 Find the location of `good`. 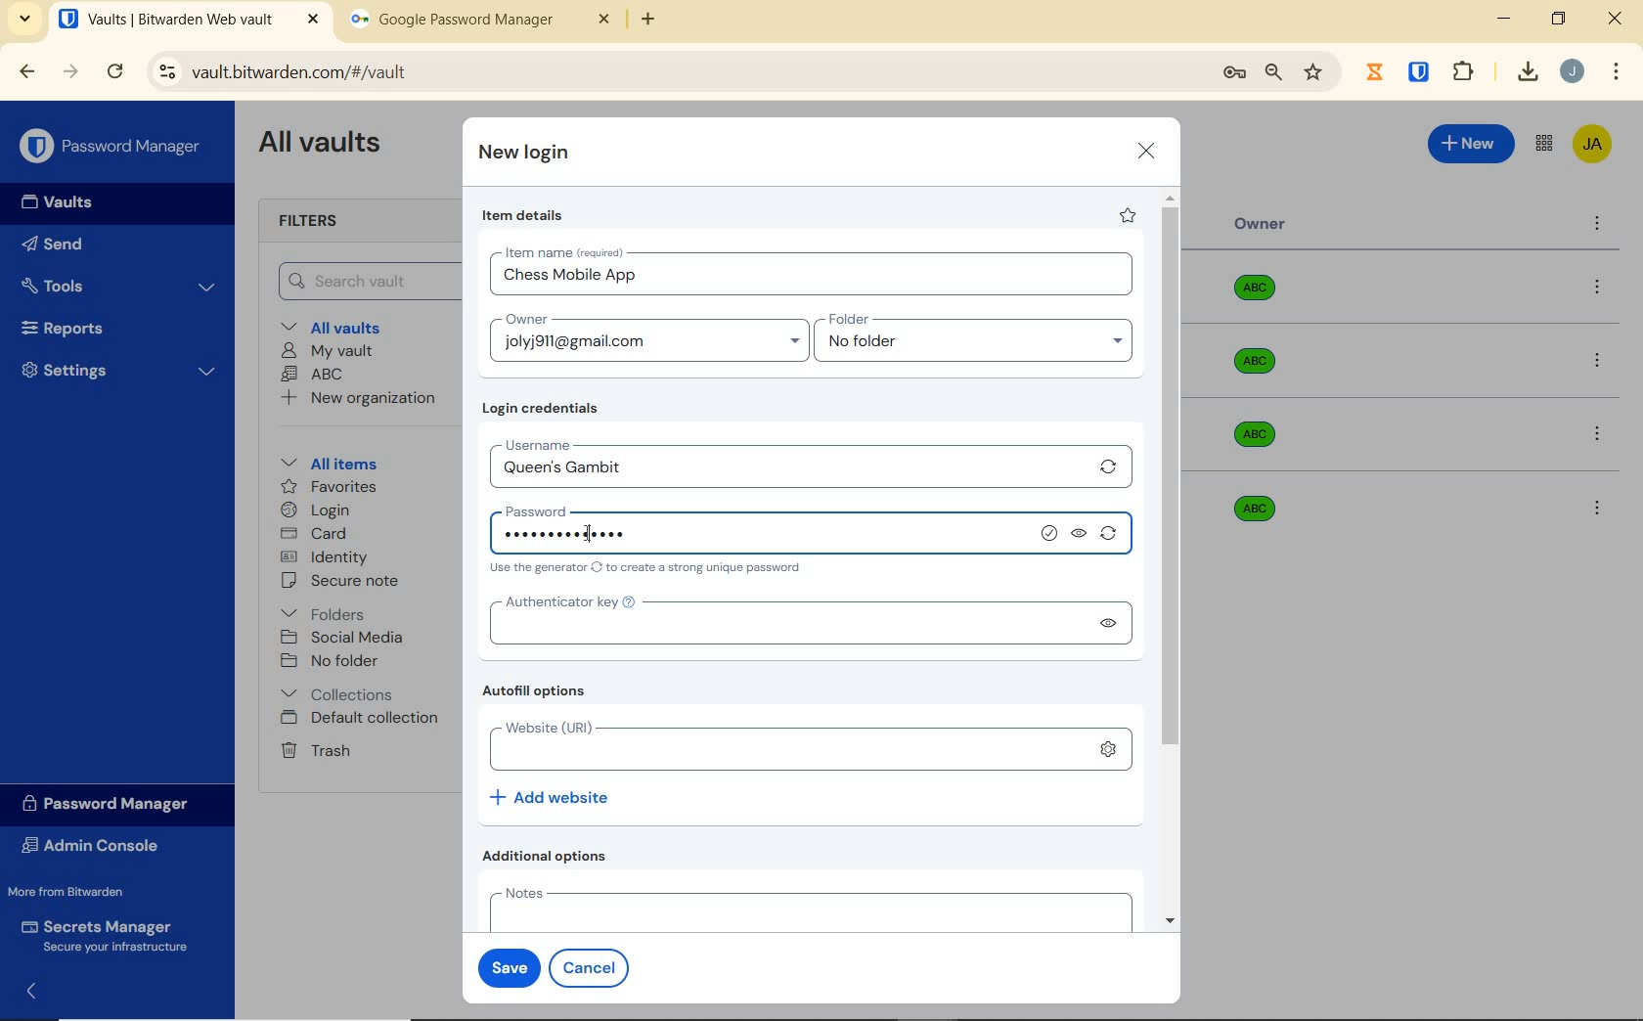

good is located at coordinates (1051, 534).